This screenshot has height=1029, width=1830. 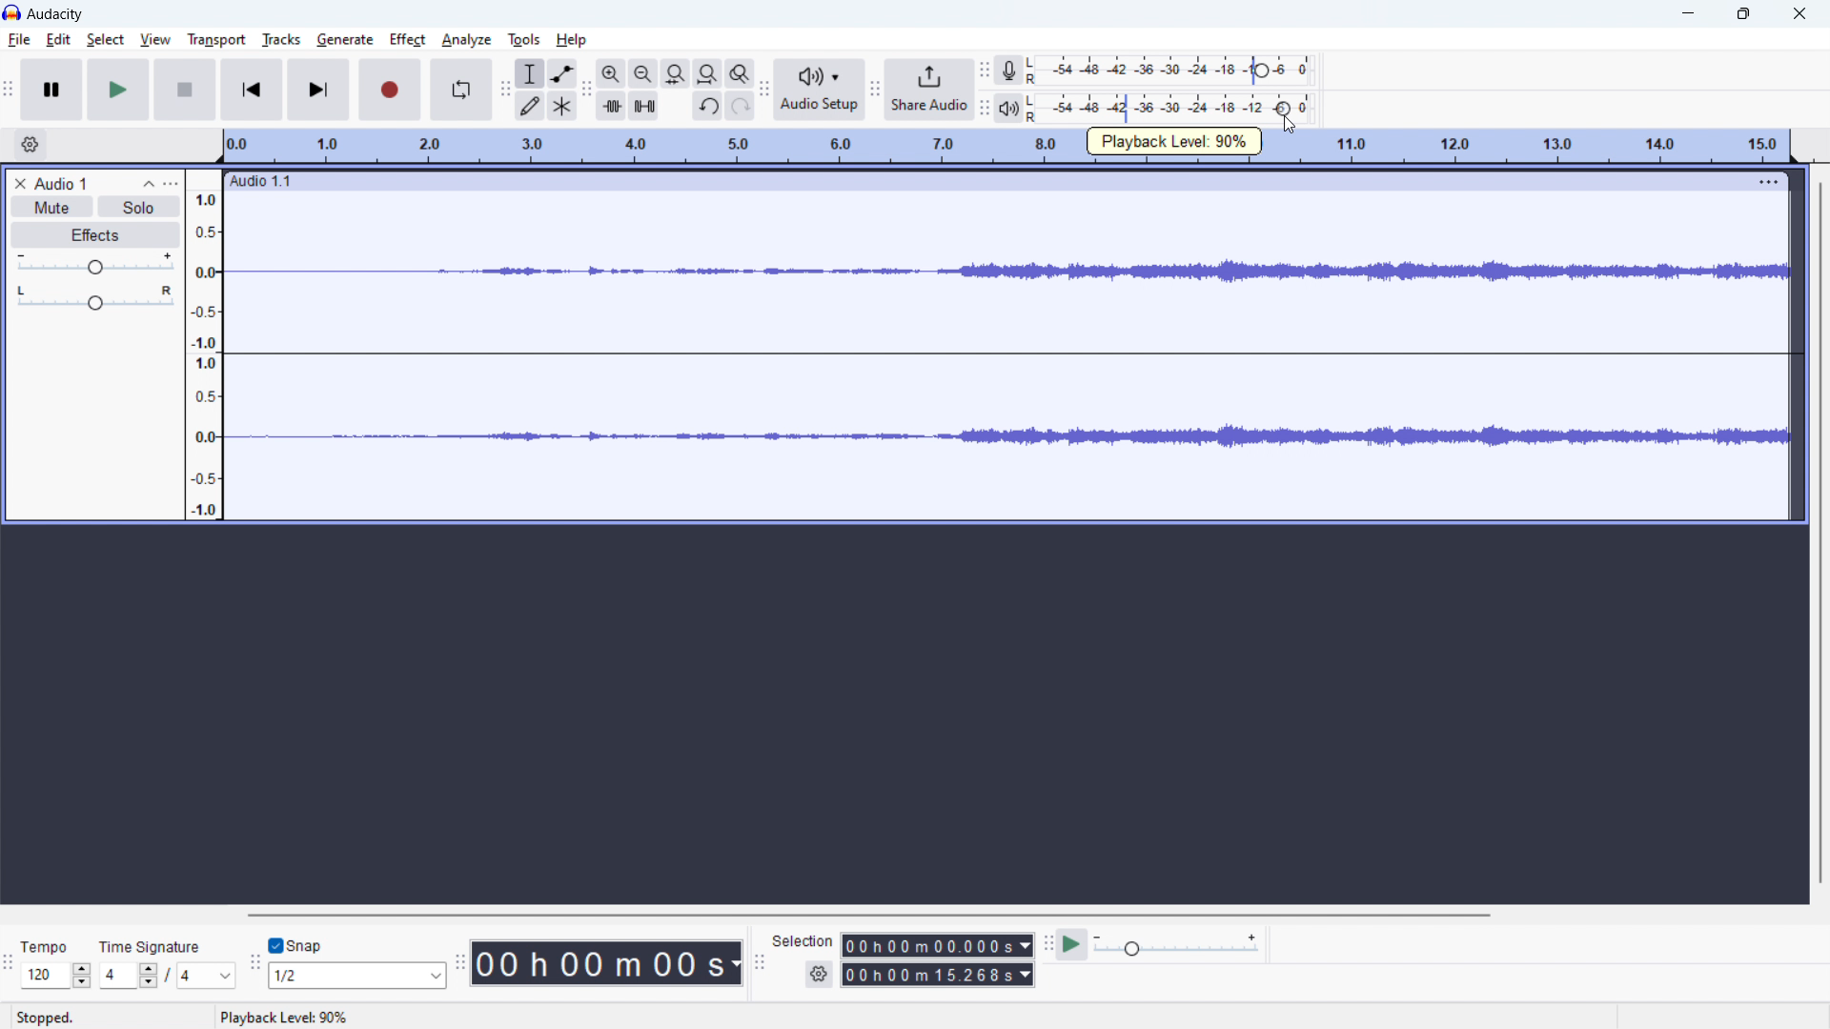 I want to click on snapping toolbar, so click(x=254, y=961).